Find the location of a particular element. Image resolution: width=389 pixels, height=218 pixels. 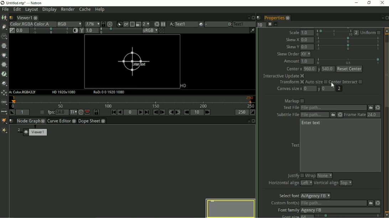

Time is located at coordinates (4, 37).